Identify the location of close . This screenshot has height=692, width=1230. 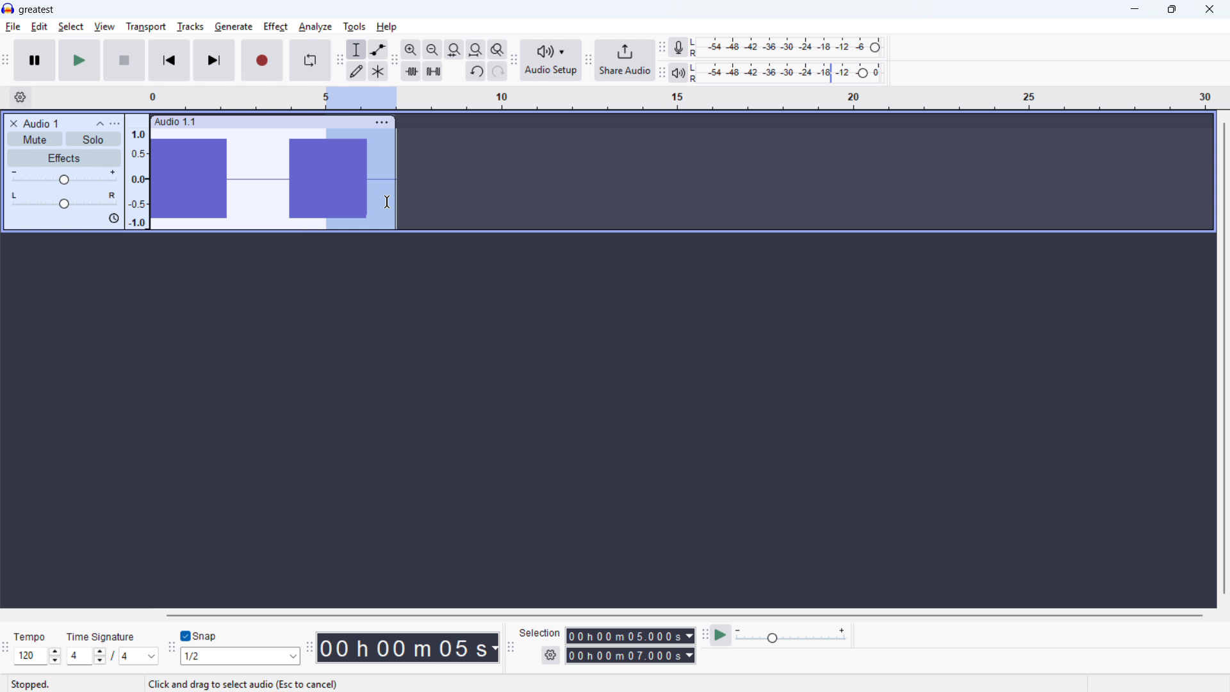
(1209, 10).